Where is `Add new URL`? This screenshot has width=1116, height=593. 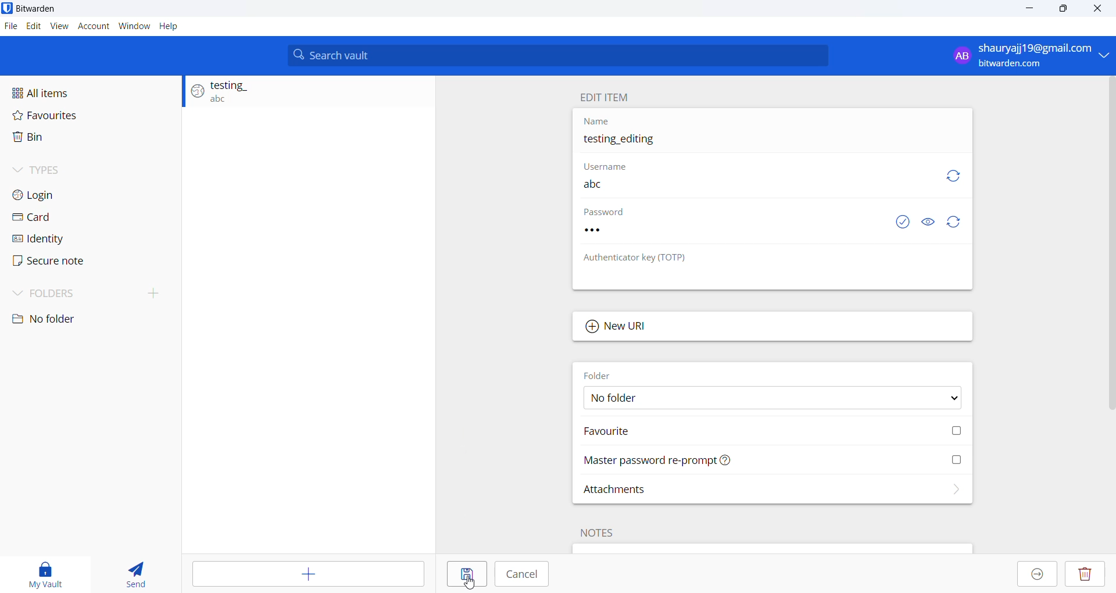 Add new URL is located at coordinates (773, 328).